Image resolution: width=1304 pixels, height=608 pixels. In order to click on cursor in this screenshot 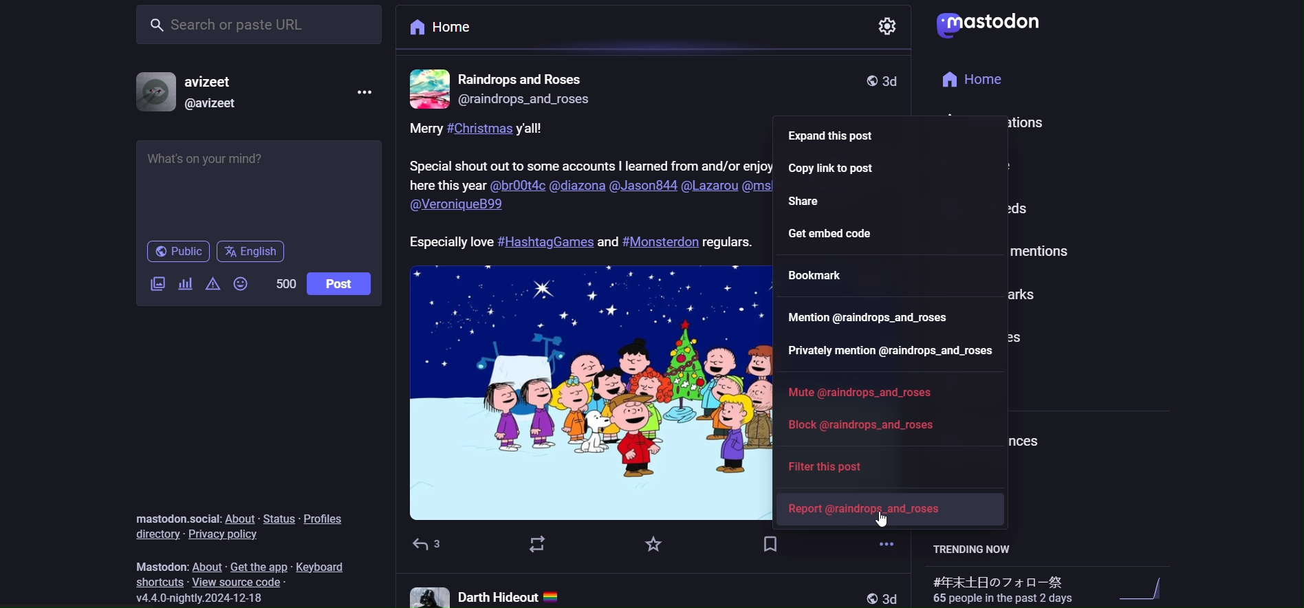, I will do `click(885, 520)`.